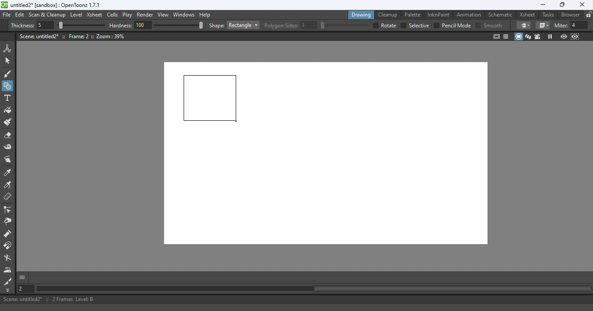 This screenshot has height=311, width=593. I want to click on Canvas details, so click(73, 36).